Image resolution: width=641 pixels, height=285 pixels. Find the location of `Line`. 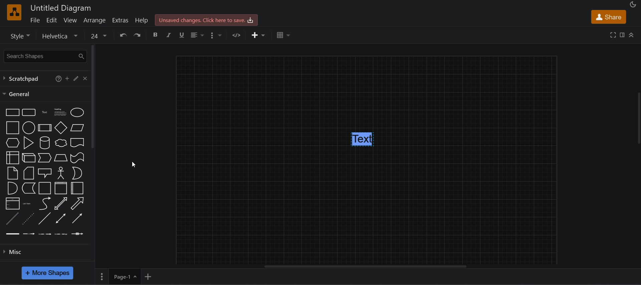

Line is located at coordinates (45, 218).